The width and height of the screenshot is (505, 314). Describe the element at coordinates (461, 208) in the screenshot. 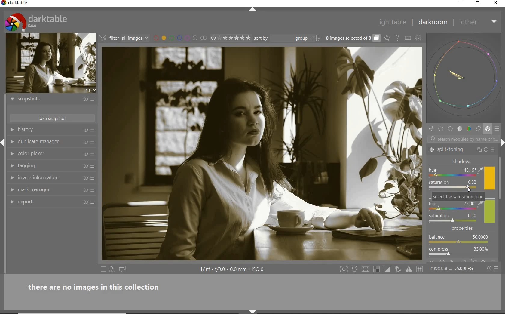

I see `highlights` at that location.